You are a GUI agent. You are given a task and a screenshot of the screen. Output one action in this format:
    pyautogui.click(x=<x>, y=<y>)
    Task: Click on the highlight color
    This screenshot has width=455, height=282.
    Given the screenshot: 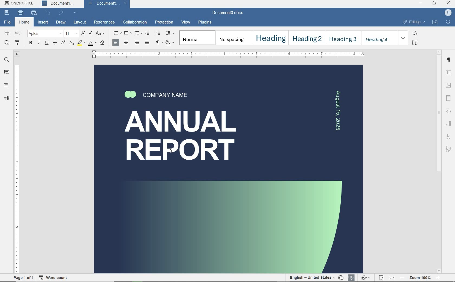 What is the action you would take?
    pyautogui.click(x=82, y=43)
    